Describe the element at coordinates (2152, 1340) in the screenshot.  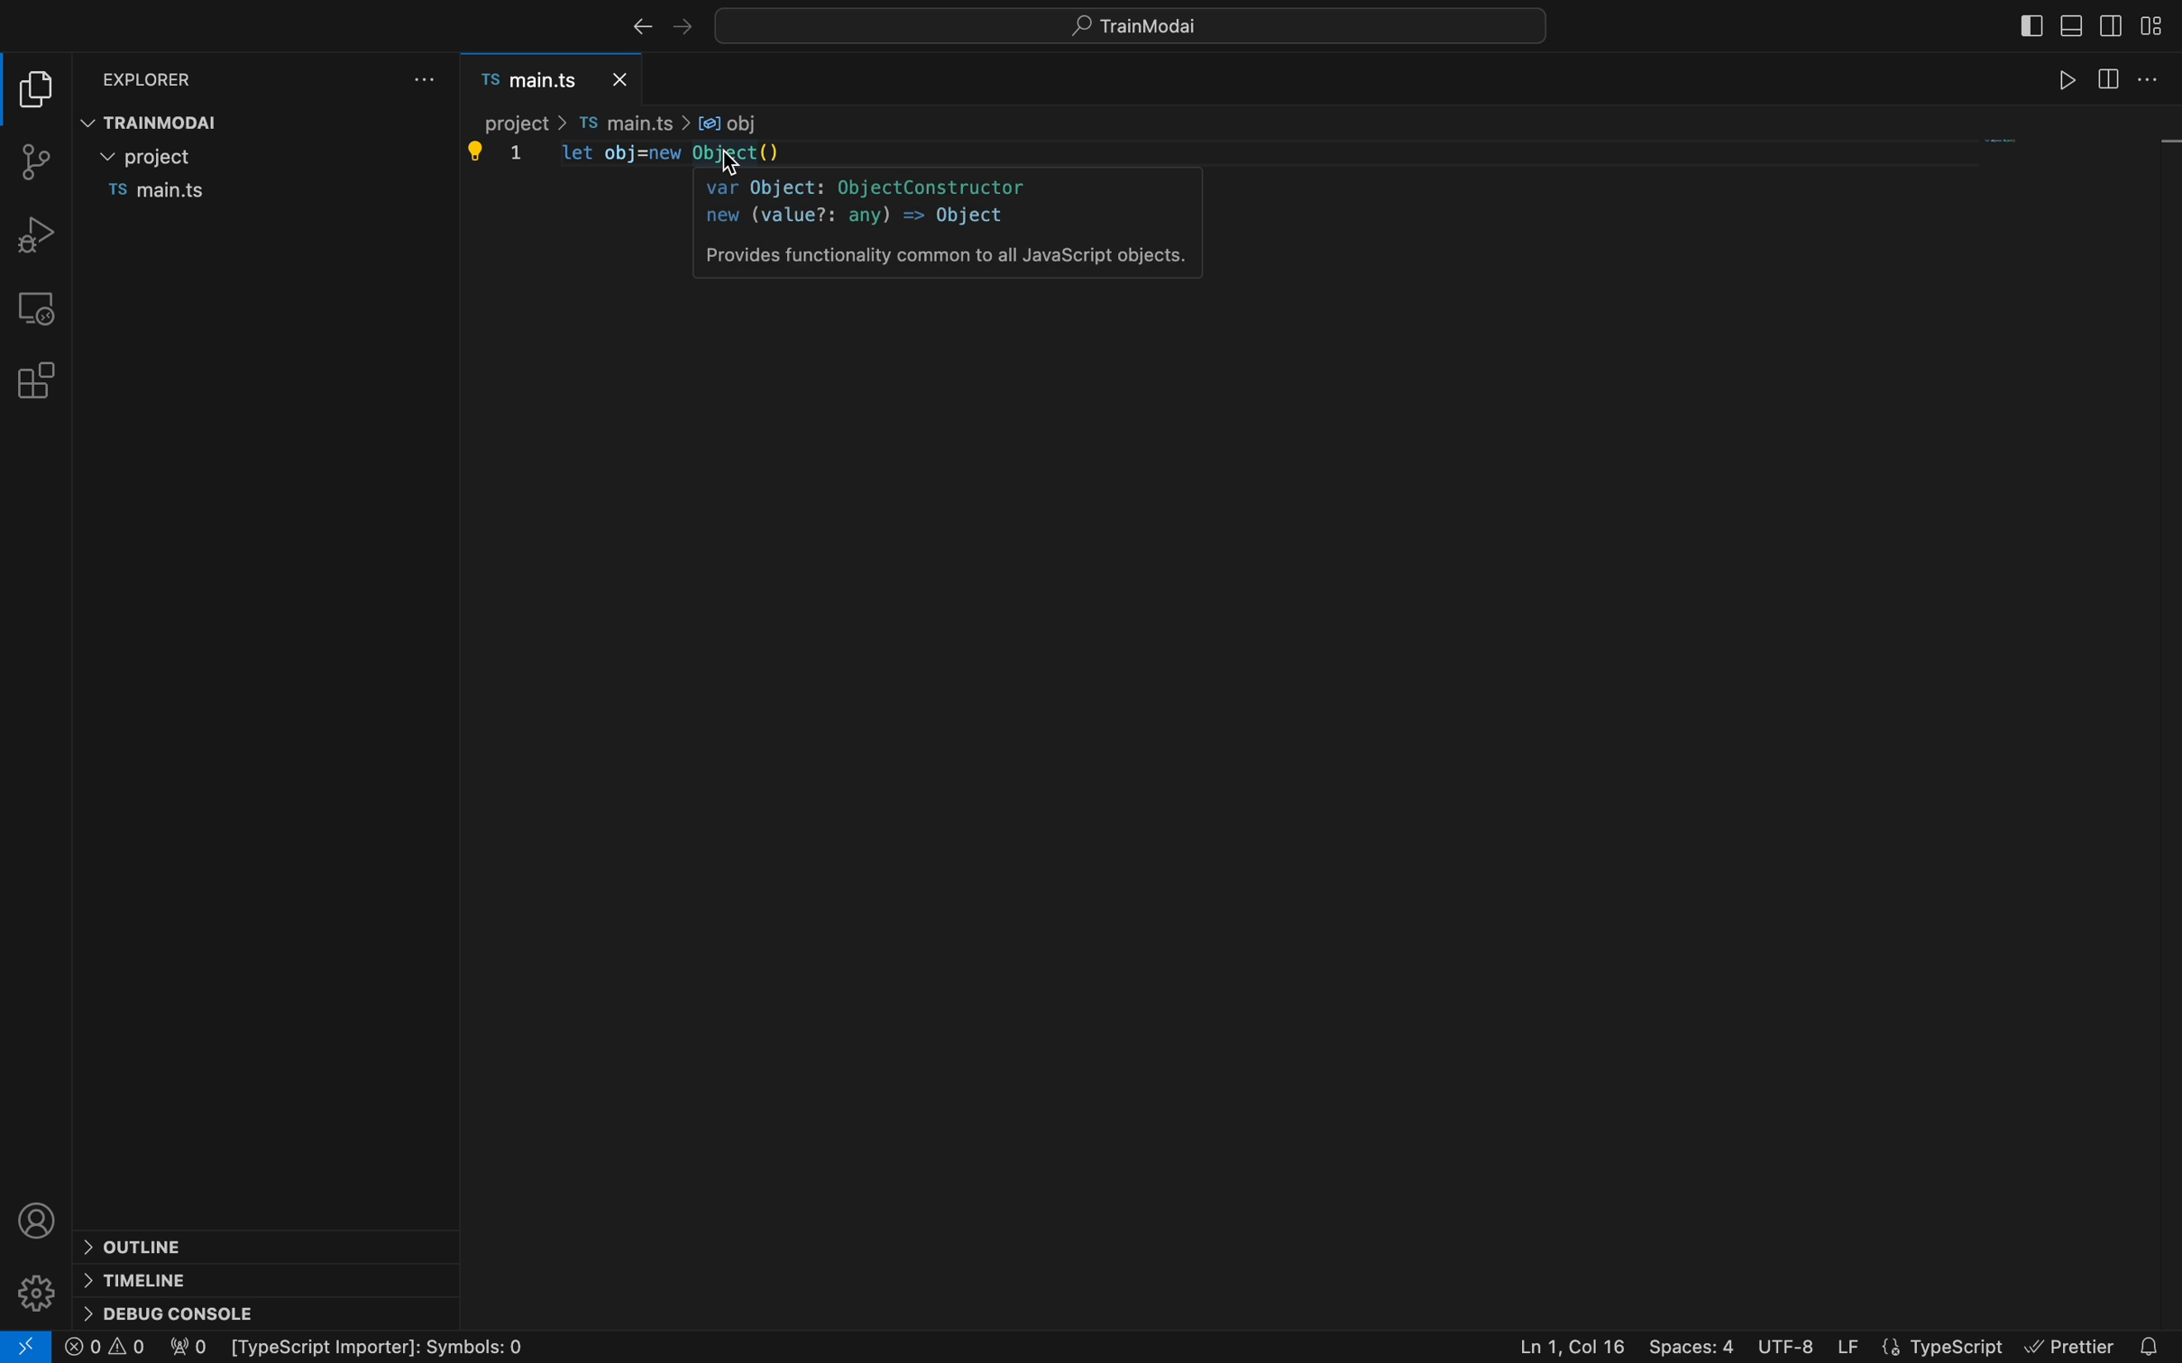
I see `Notifications ` at that location.